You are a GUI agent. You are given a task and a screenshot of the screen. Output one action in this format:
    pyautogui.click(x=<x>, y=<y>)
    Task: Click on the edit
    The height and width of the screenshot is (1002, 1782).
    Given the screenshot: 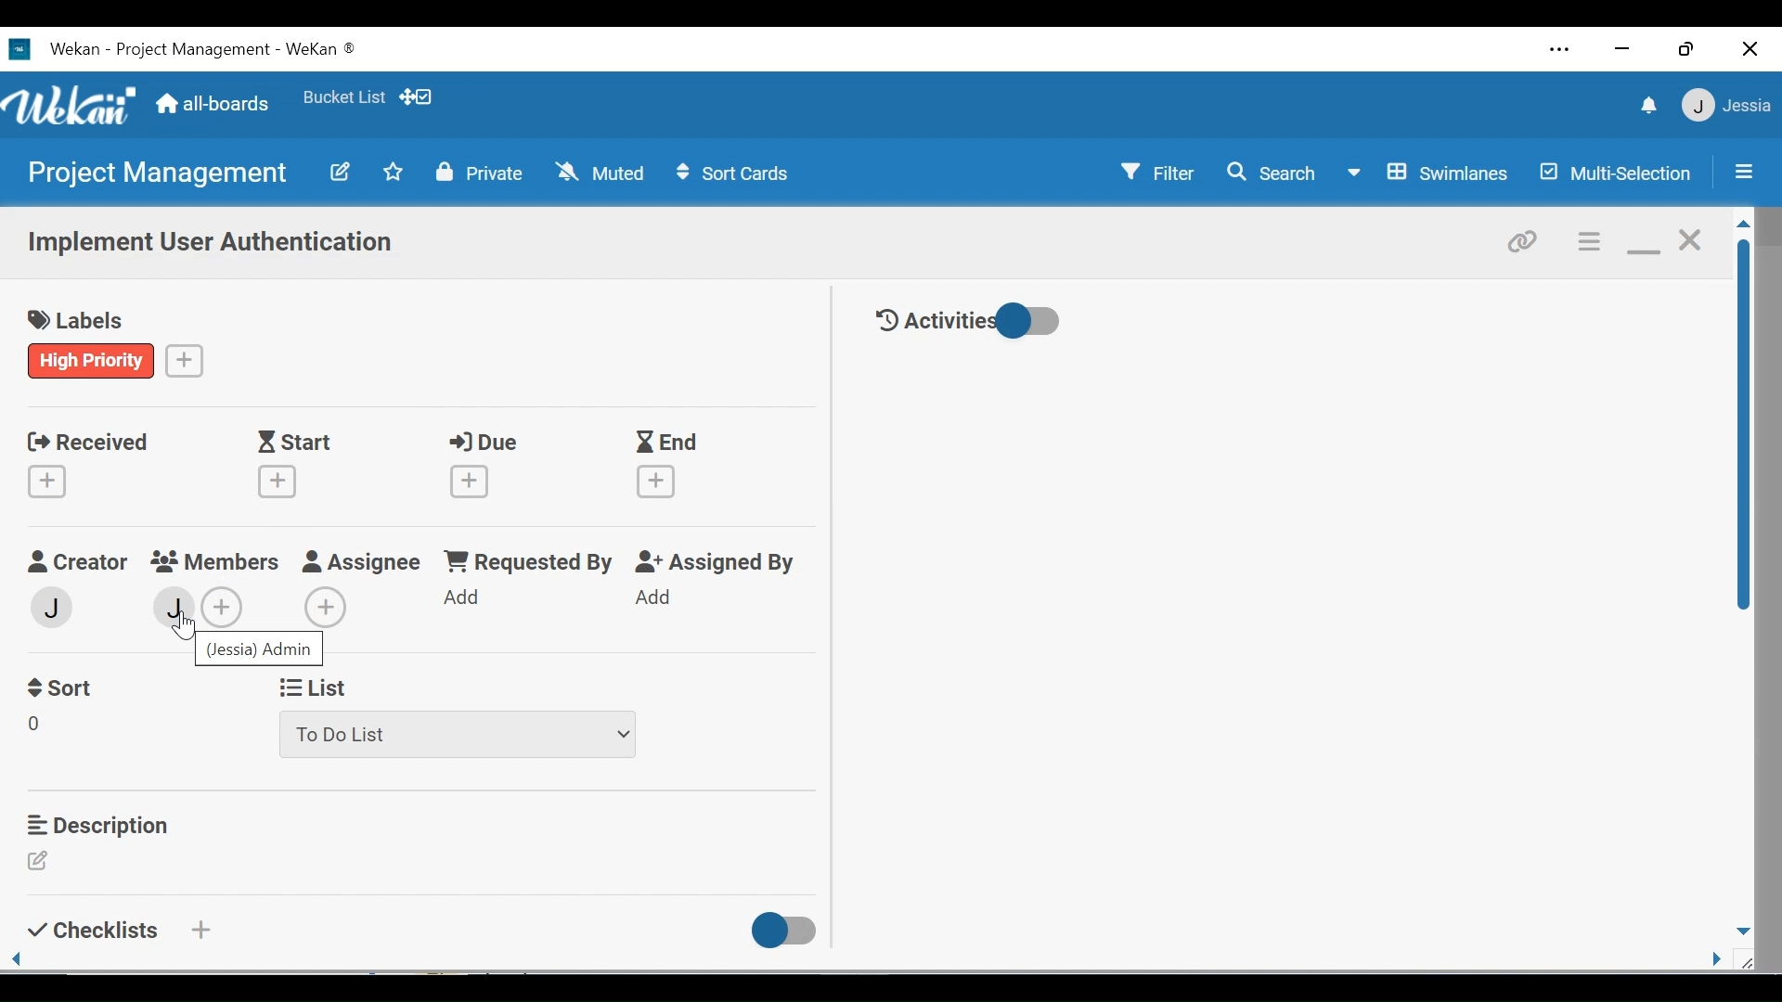 What is the action you would take?
    pyautogui.click(x=38, y=727)
    